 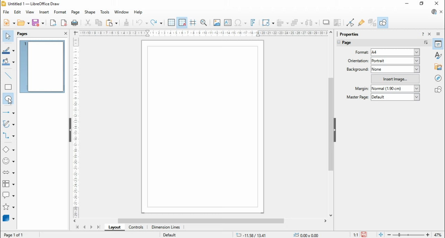 What do you see at coordinates (356, 235) in the screenshot?
I see `11` at bounding box center [356, 235].